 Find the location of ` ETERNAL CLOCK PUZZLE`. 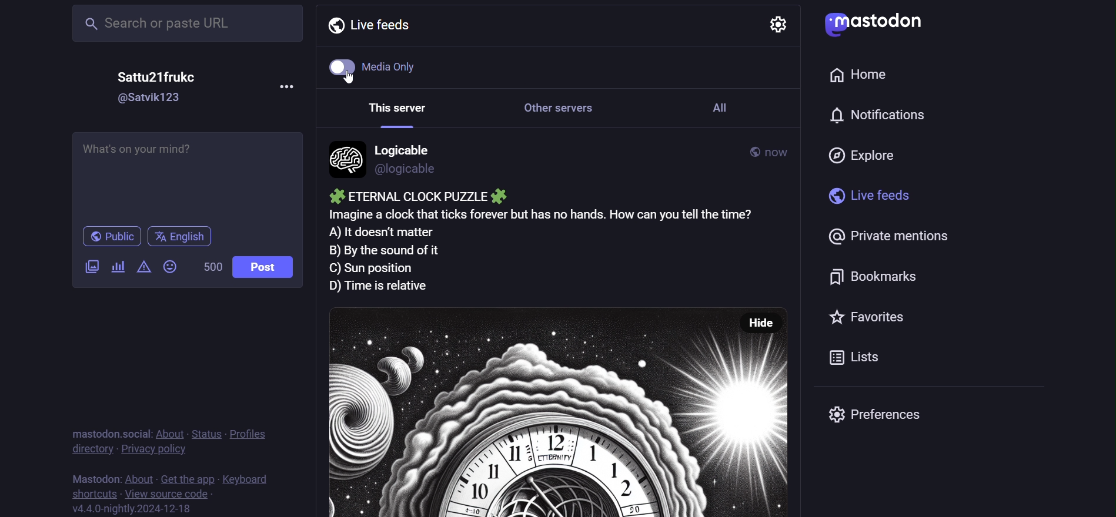

 ETERNAL CLOCK PUZZLE is located at coordinates (415, 196).